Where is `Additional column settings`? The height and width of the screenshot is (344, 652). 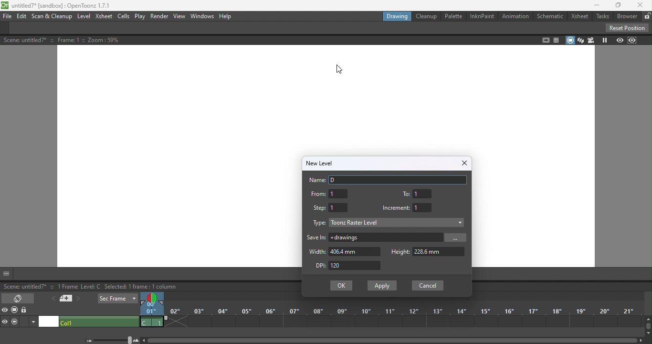
Additional column settings is located at coordinates (34, 322).